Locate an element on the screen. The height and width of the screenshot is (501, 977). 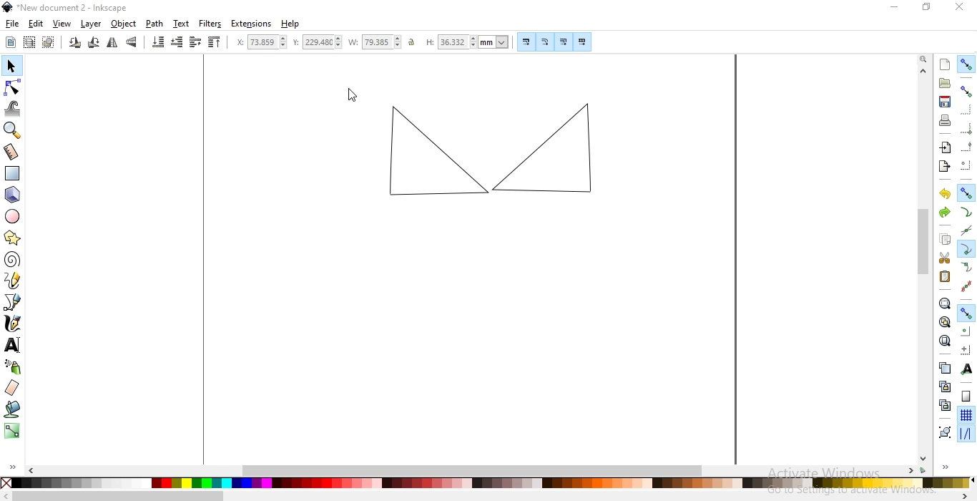
scrollbar is located at coordinates (480, 470).